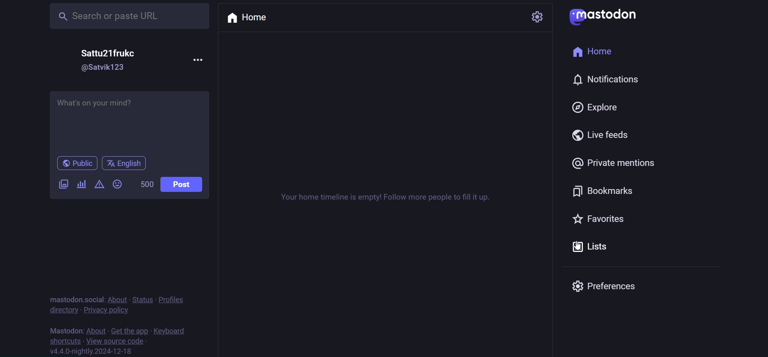  Describe the element at coordinates (182, 184) in the screenshot. I see `post` at that location.